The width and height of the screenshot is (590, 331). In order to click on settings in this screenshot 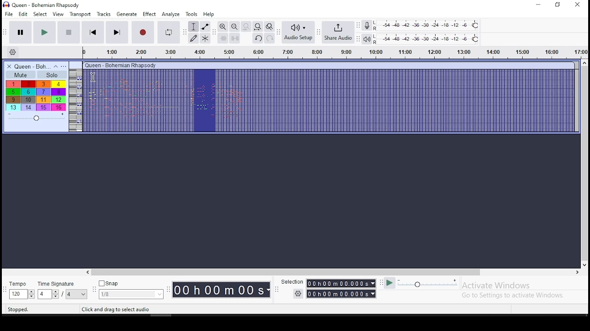, I will do `click(13, 52)`.